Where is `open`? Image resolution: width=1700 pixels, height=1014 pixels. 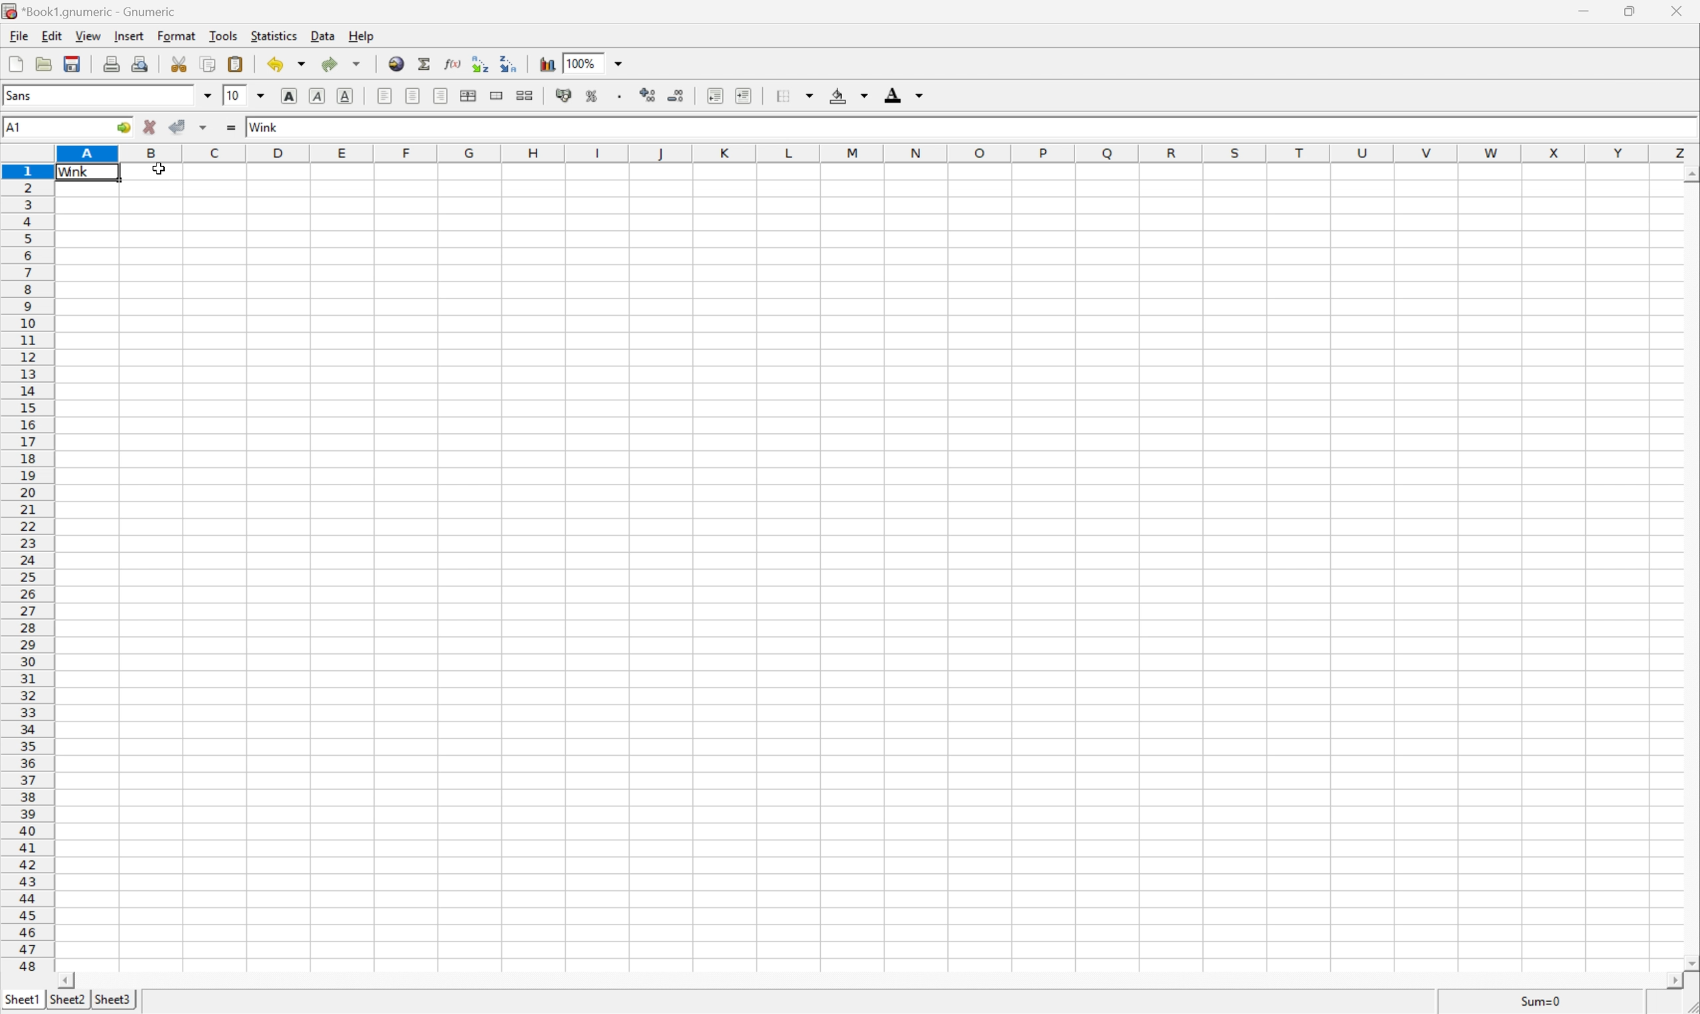
open is located at coordinates (44, 64).